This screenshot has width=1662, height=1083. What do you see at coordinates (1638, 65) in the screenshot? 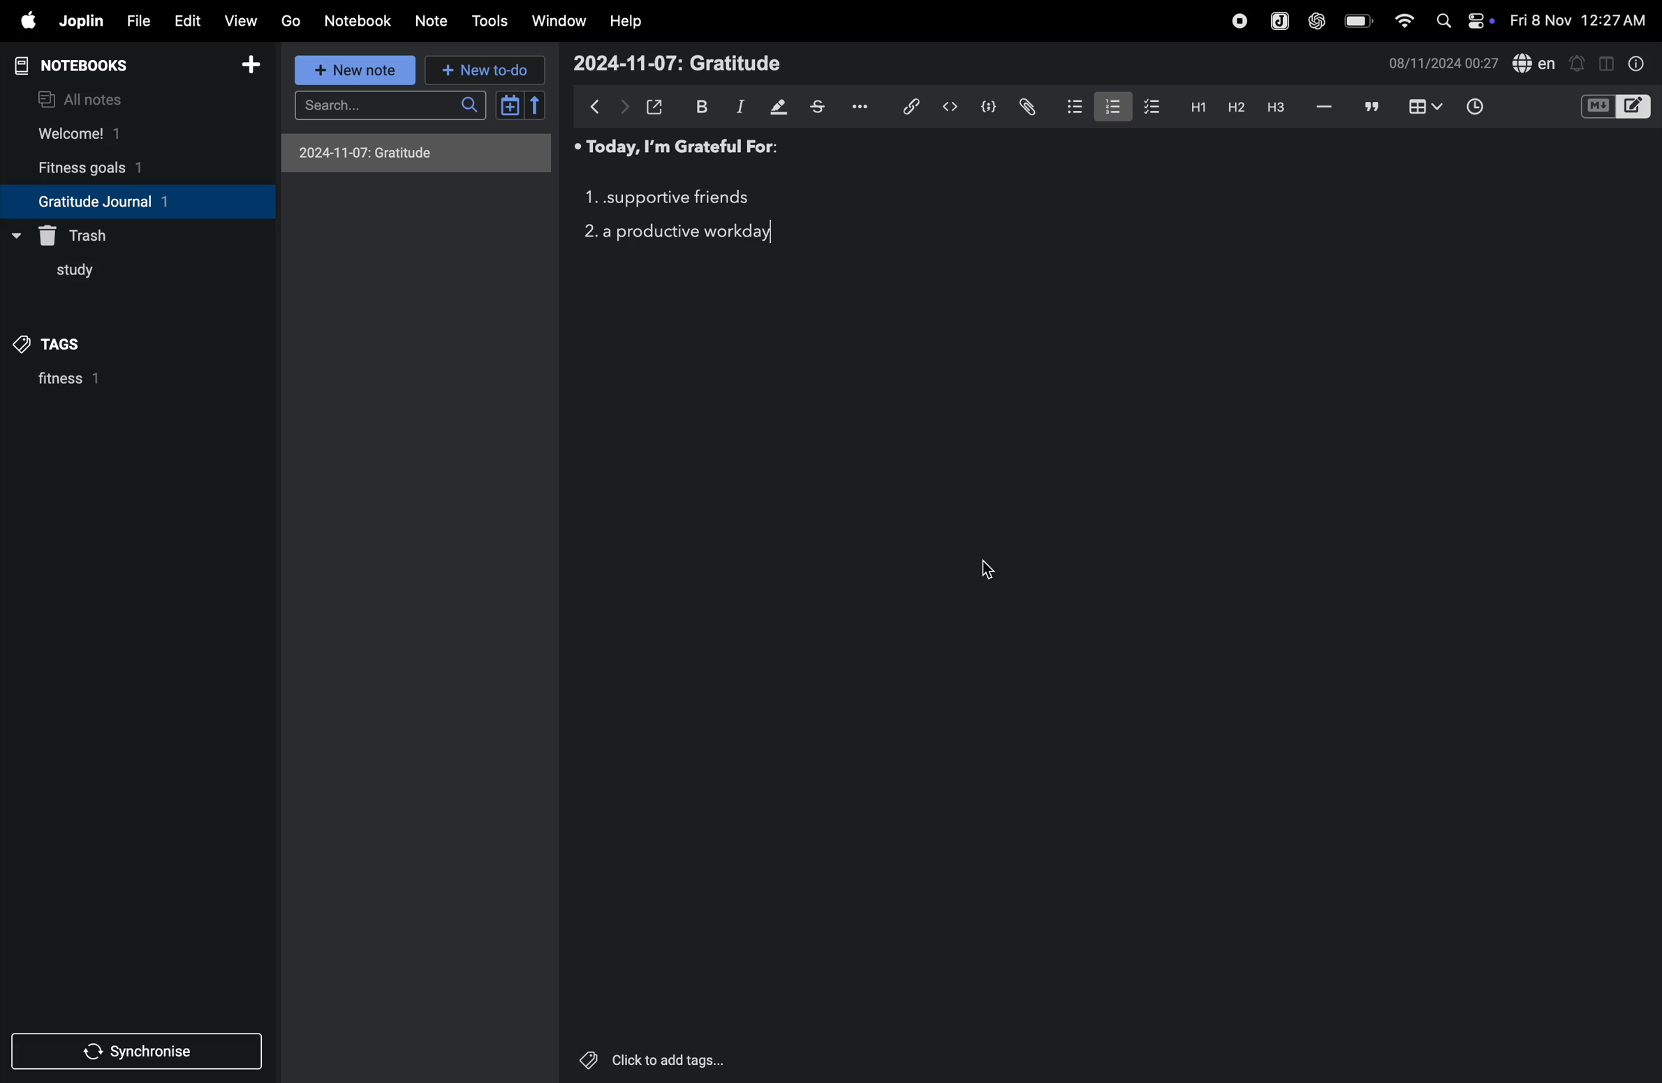
I see `info` at bounding box center [1638, 65].